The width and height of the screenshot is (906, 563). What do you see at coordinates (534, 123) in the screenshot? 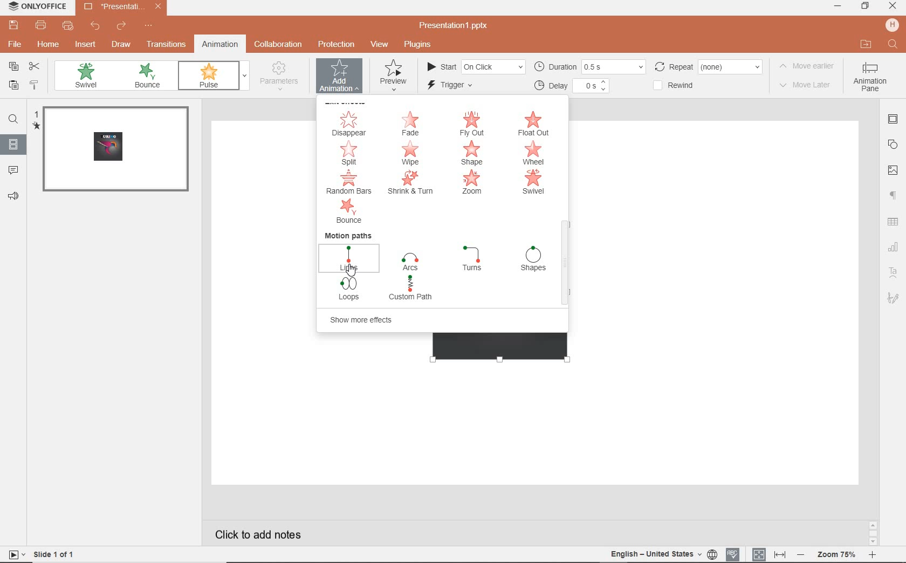
I see `float out` at bounding box center [534, 123].